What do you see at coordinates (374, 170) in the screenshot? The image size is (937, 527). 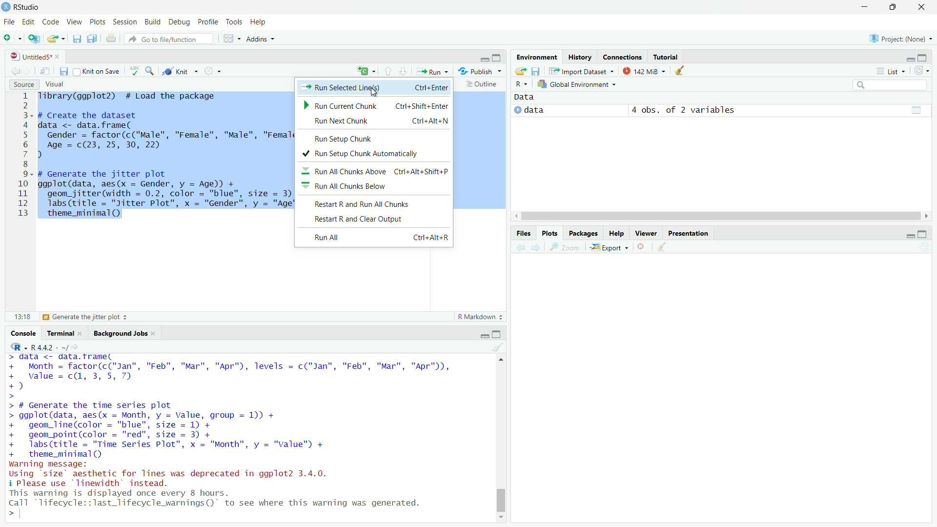 I see `Run All Chunks Above` at bounding box center [374, 170].